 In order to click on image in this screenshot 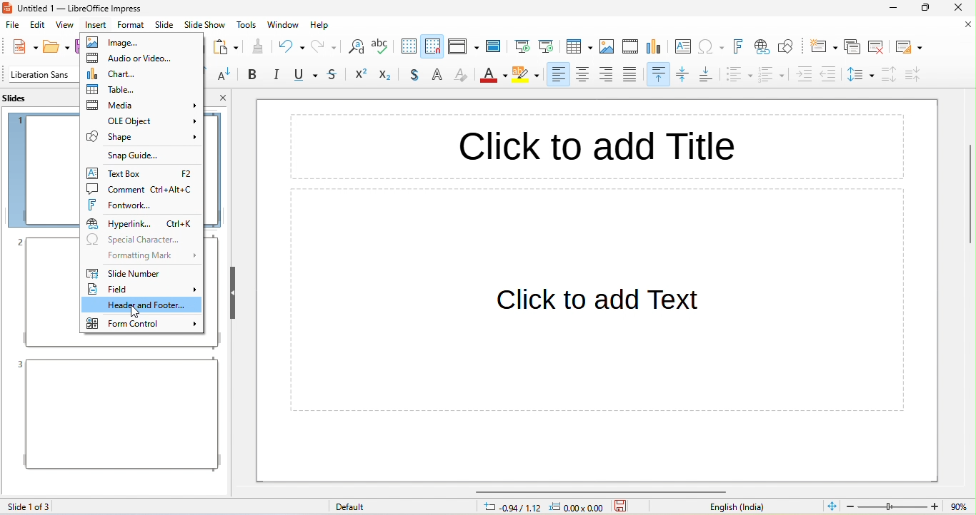, I will do `click(608, 47)`.